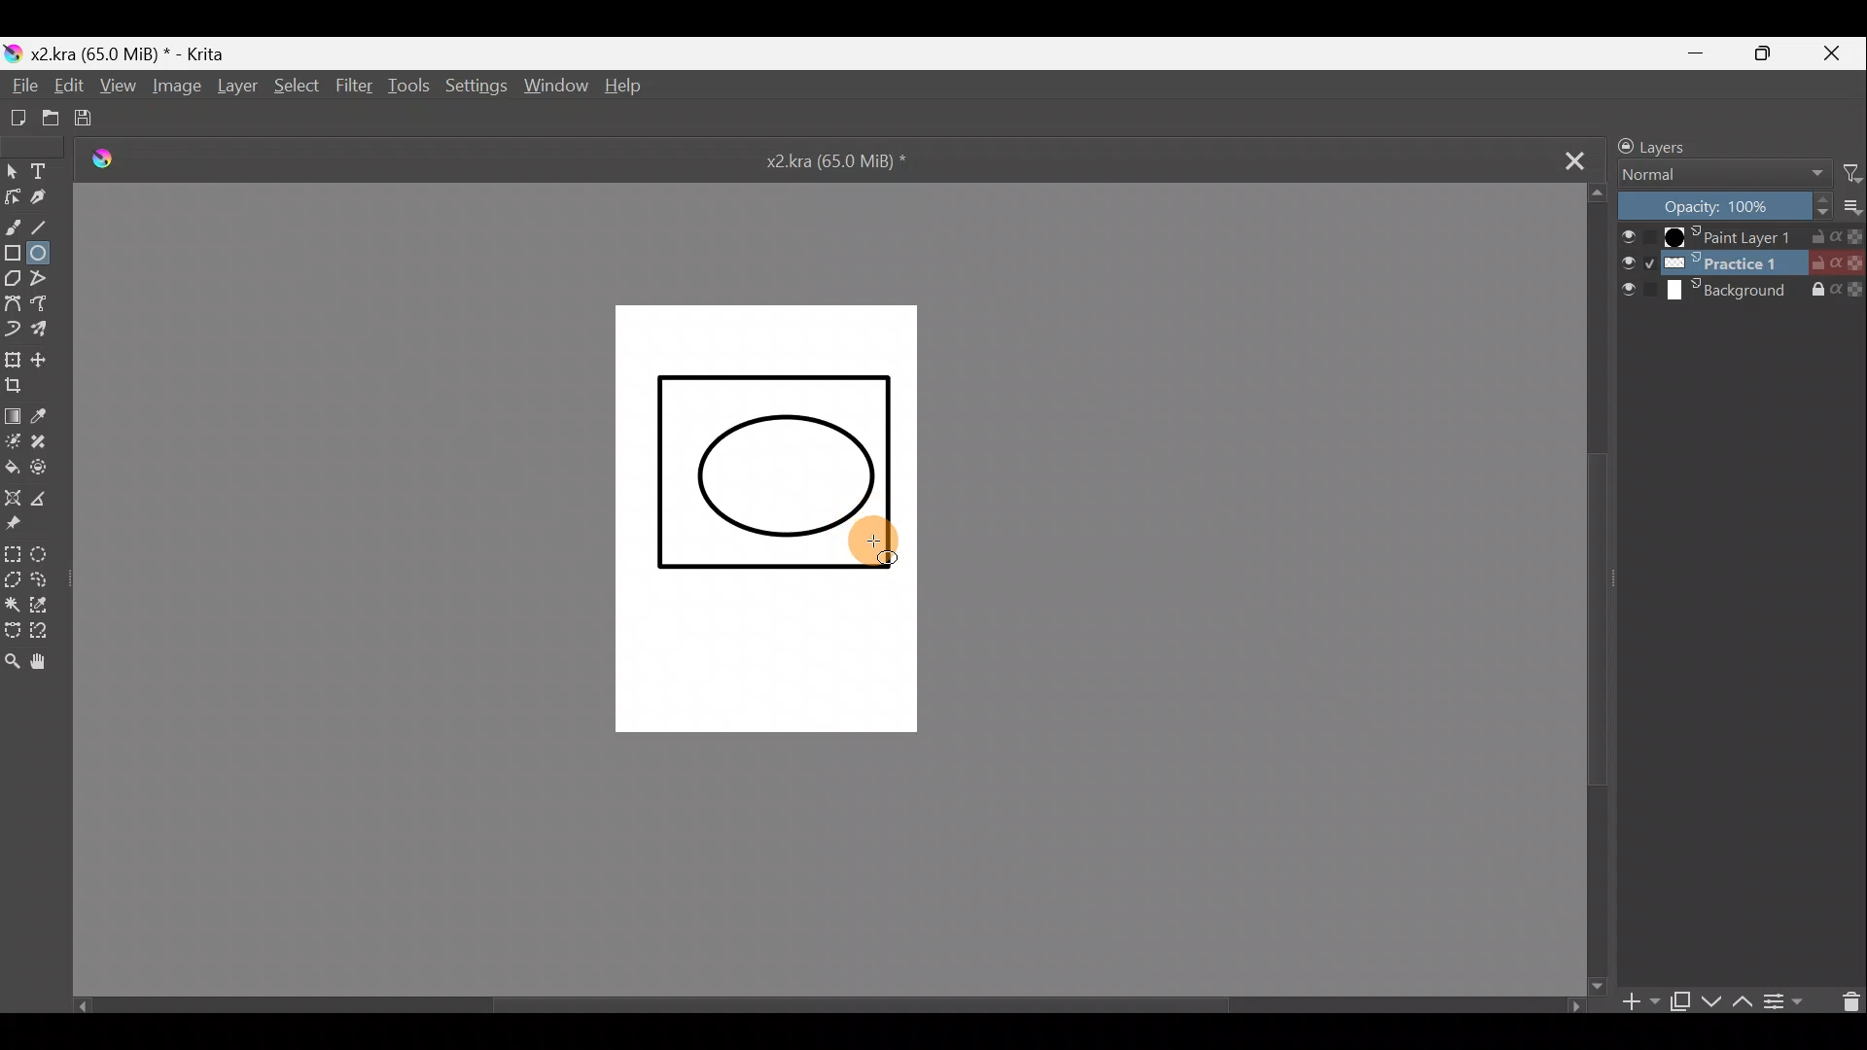 The height and width of the screenshot is (1050, 1867). What do you see at coordinates (45, 329) in the screenshot?
I see `Multibrush tool` at bounding box center [45, 329].